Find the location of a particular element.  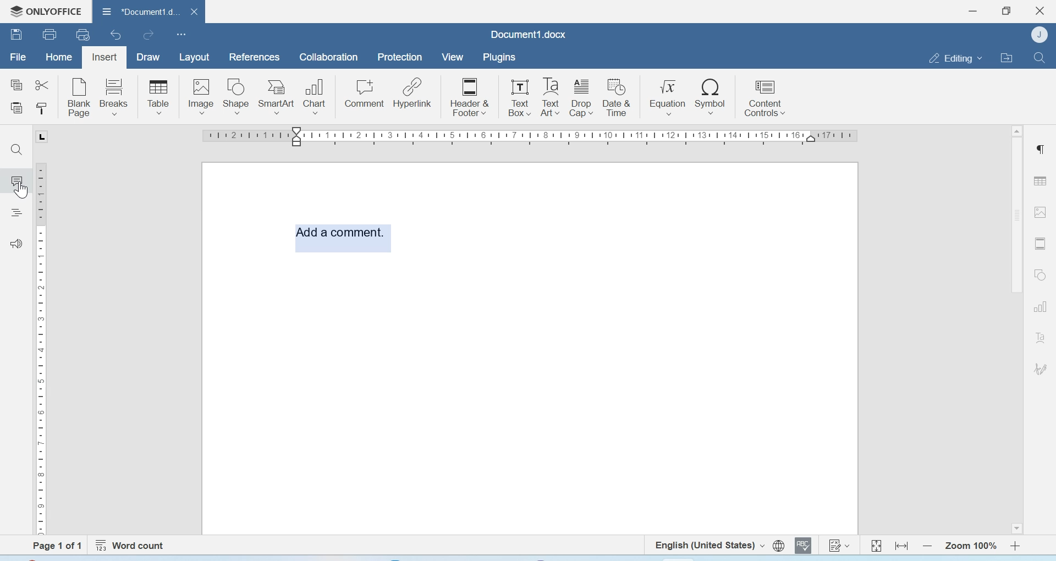

Paragraph settings is located at coordinates (1039, 148).